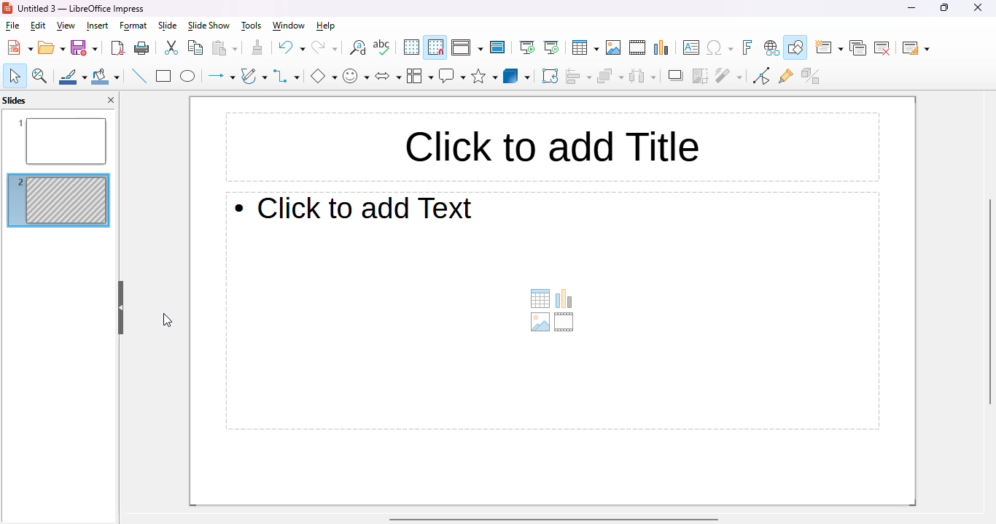  I want to click on new slide, so click(830, 48).